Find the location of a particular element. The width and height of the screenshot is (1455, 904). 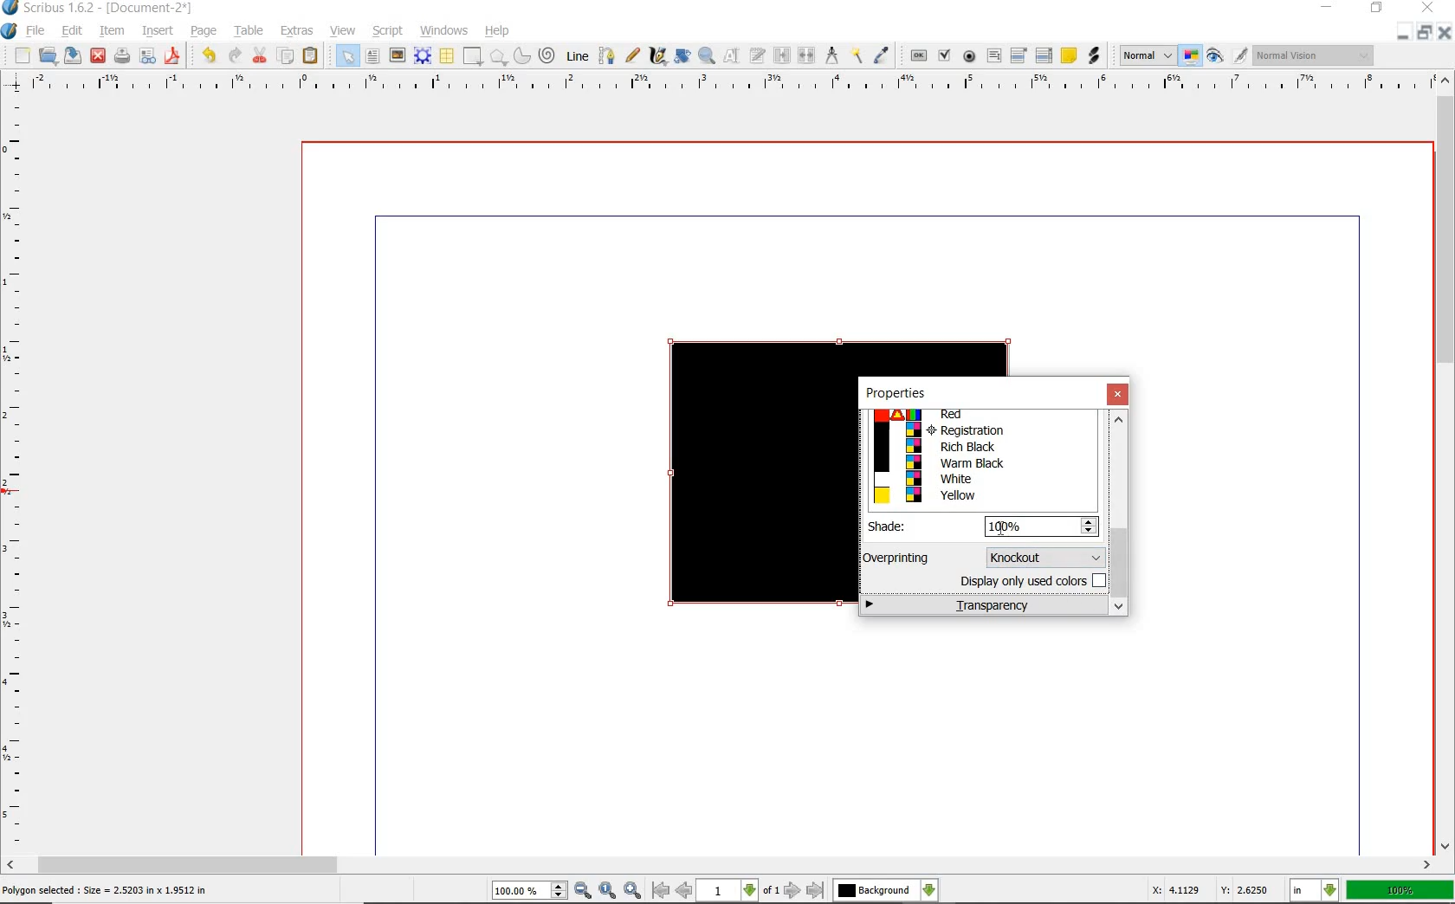

page is located at coordinates (204, 33).